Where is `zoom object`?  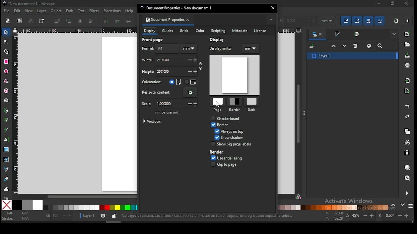 zoom object is located at coordinates (407, 168).